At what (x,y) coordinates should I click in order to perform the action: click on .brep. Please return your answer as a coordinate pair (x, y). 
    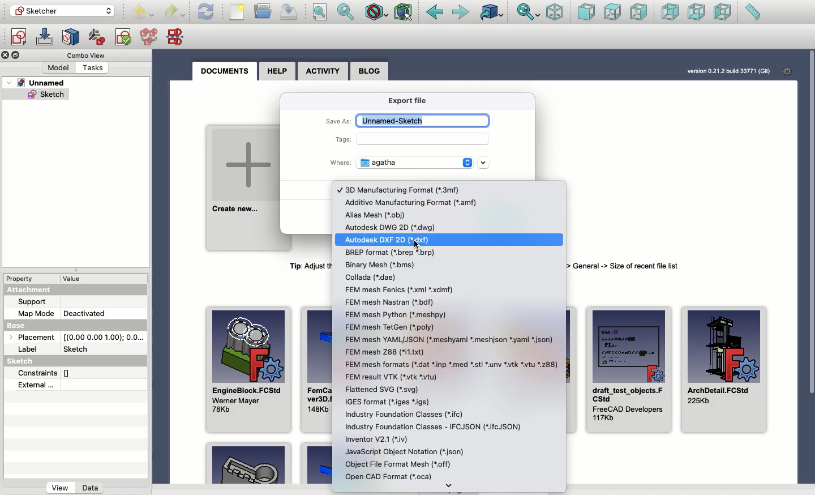
    Looking at the image, I should click on (389, 253).